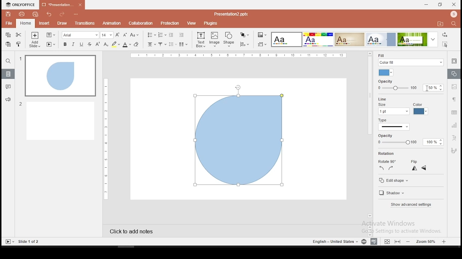 This screenshot has width=462, height=259. I want to click on paragraph settings, so click(454, 99).